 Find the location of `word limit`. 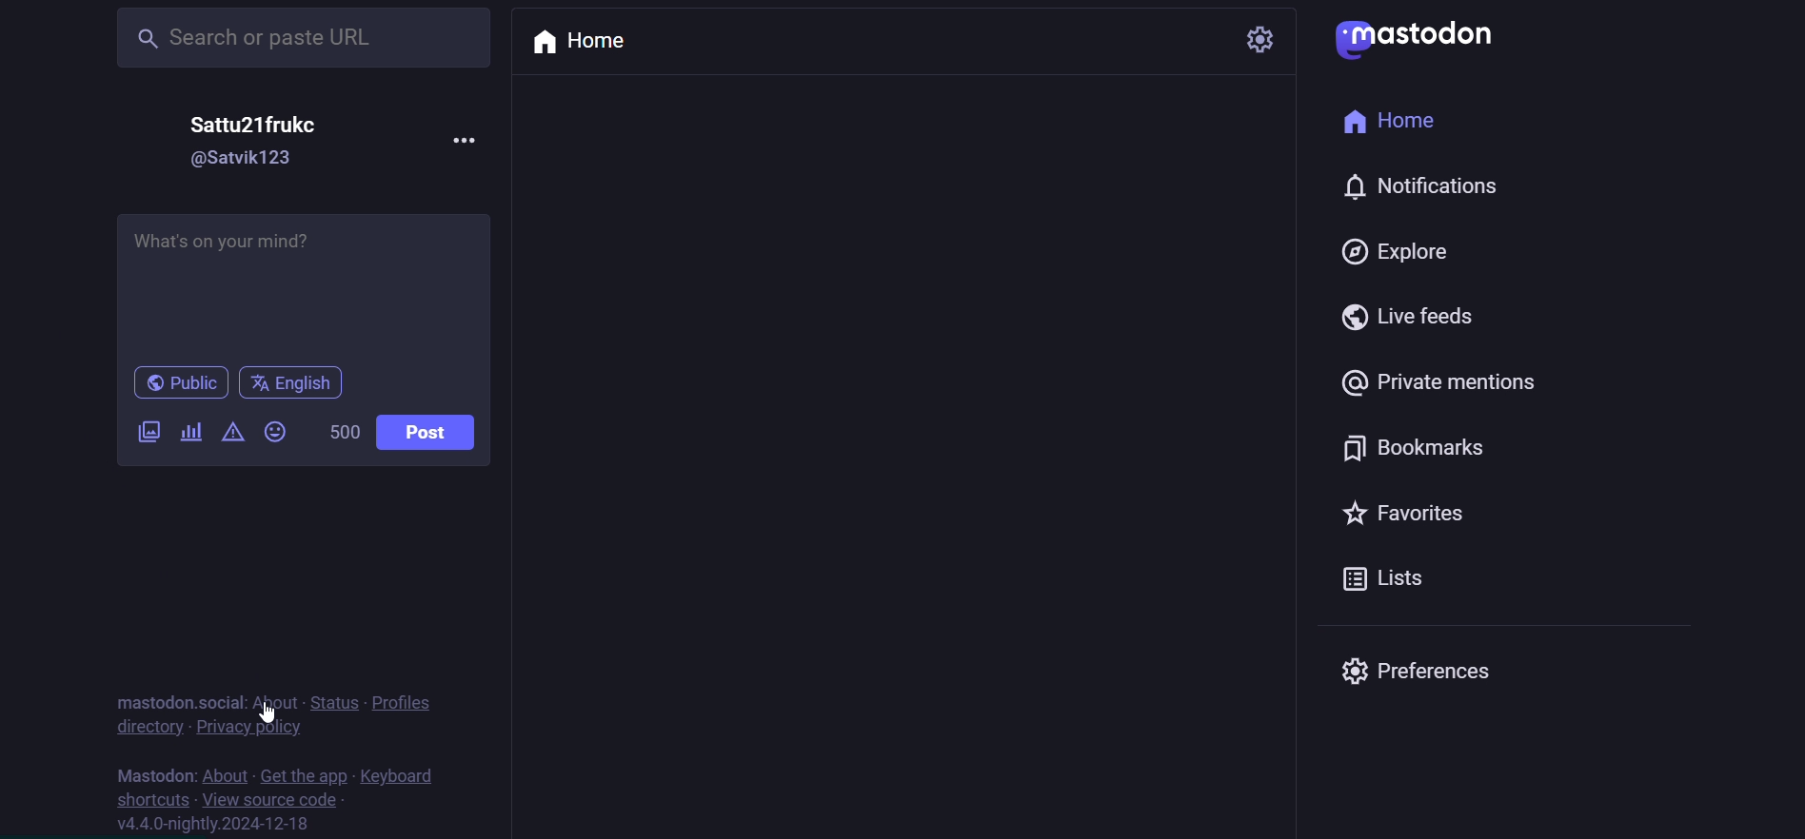

word limit is located at coordinates (341, 432).